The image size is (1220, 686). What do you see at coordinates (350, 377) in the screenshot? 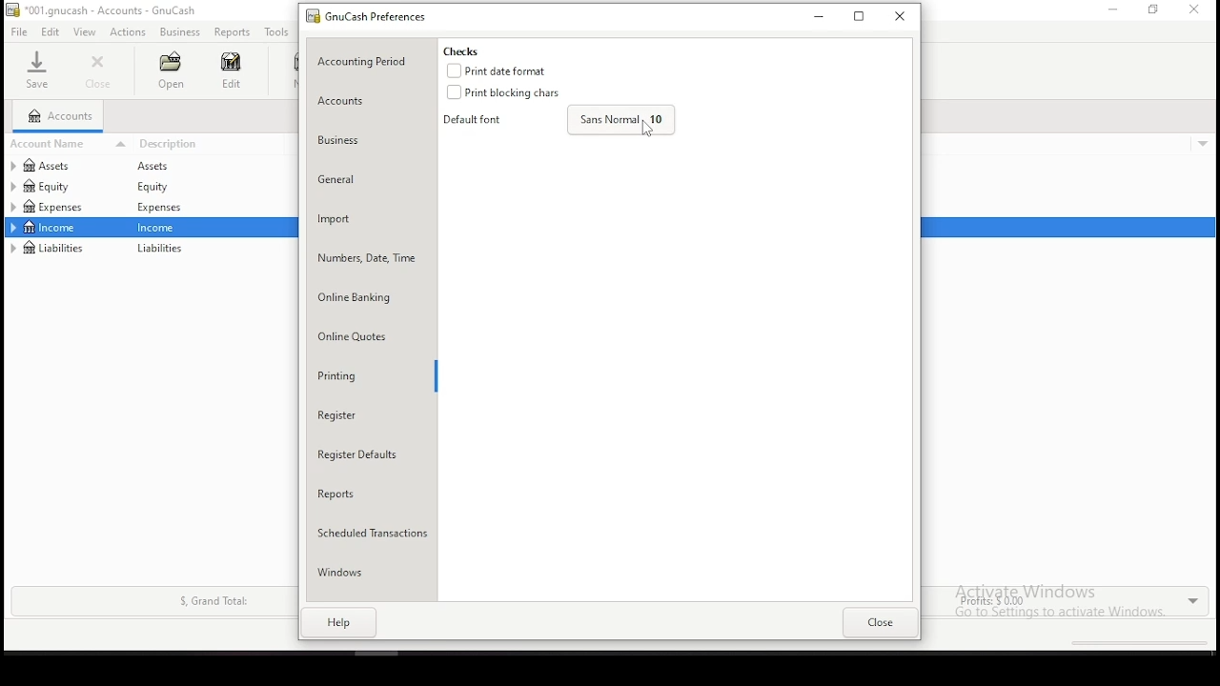
I see `printing` at bounding box center [350, 377].